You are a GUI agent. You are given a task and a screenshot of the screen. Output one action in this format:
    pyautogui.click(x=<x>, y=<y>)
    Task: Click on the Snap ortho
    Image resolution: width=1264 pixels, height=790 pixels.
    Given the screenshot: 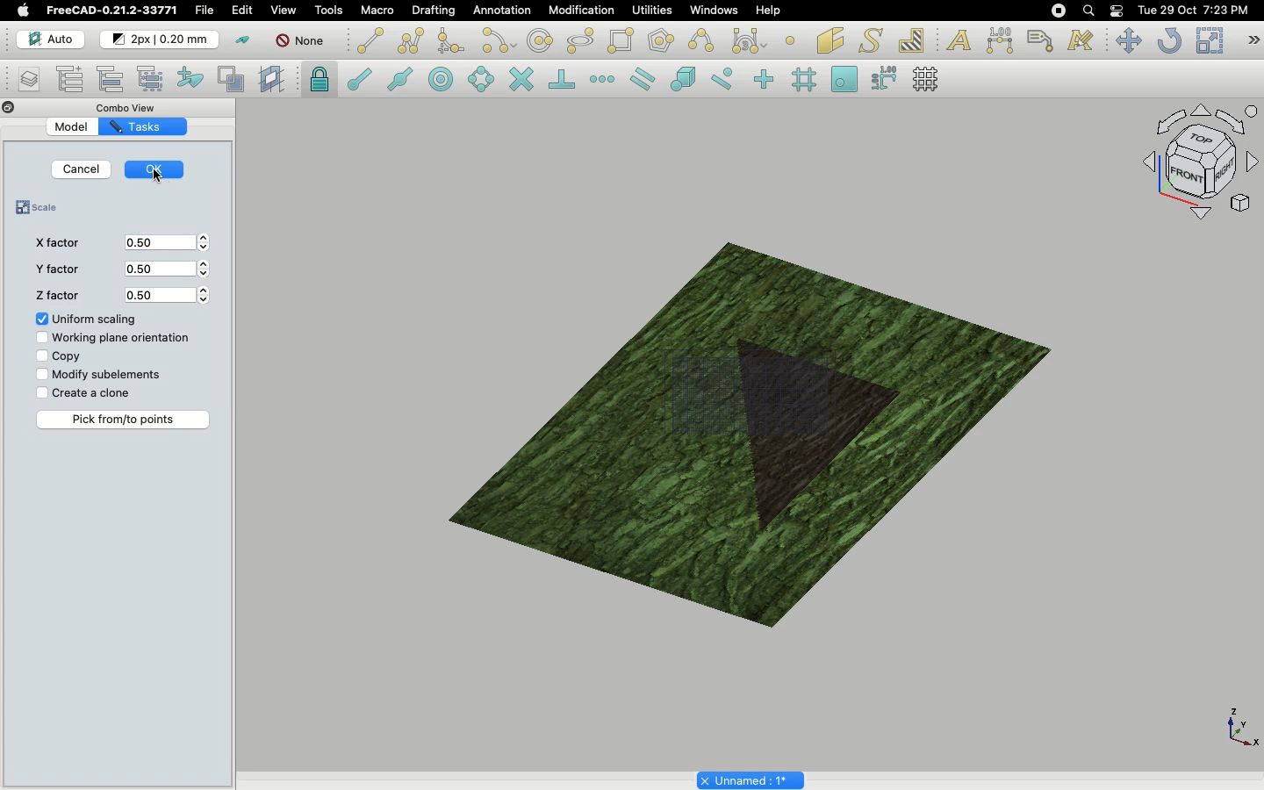 What is the action you would take?
    pyautogui.click(x=758, y=79)
    